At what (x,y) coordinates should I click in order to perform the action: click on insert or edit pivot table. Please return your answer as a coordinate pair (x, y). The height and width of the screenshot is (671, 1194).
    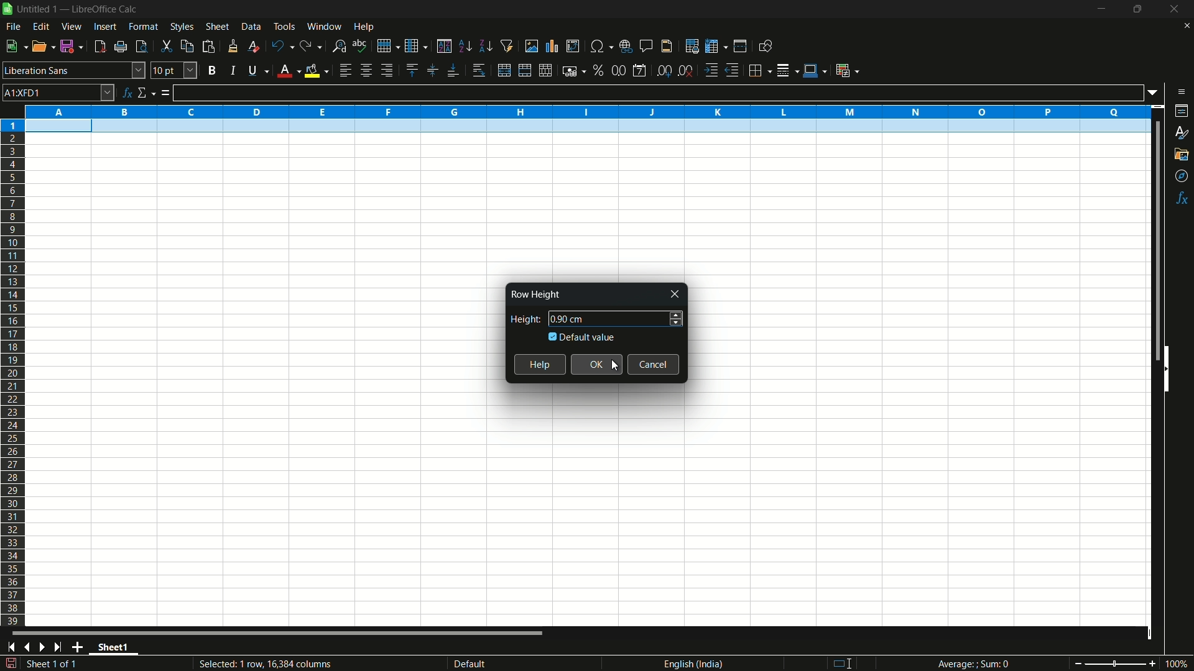
    Looking at the image, I should click on (572, 46).